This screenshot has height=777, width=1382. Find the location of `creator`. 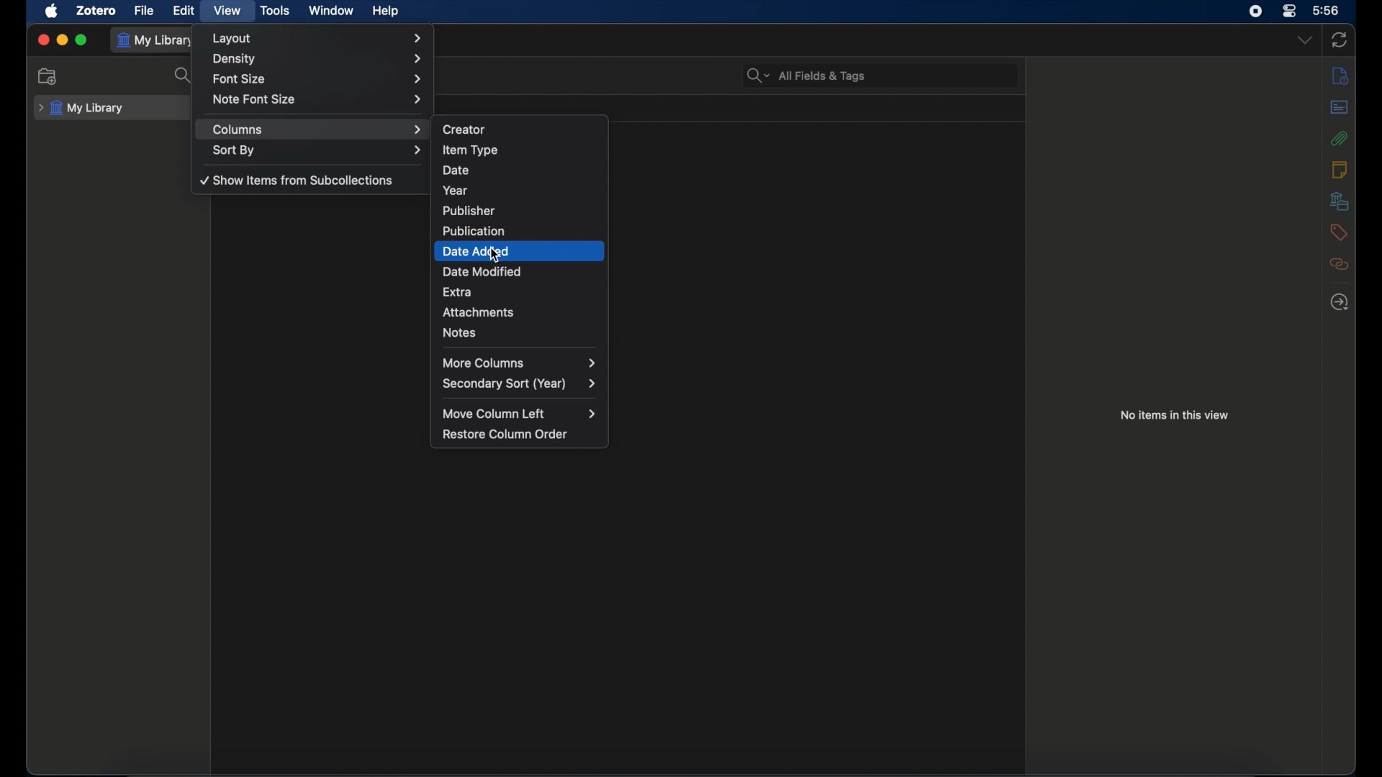

creator is located at coordinates (521, 128).